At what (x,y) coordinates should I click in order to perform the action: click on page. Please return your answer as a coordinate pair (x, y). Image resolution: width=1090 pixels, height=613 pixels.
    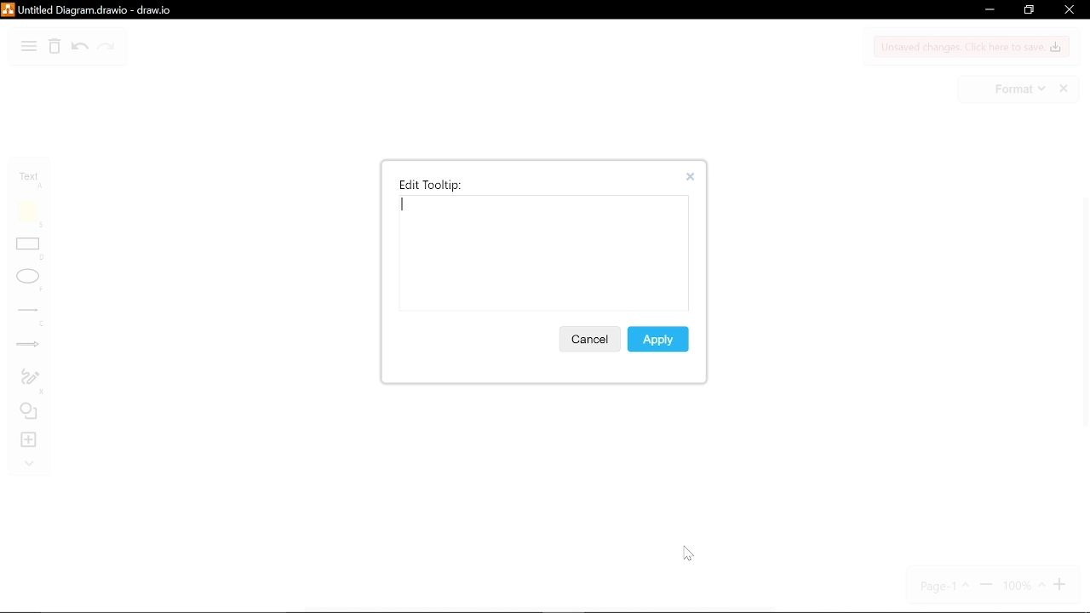
    Looking at the image, I should click on (946, 586).